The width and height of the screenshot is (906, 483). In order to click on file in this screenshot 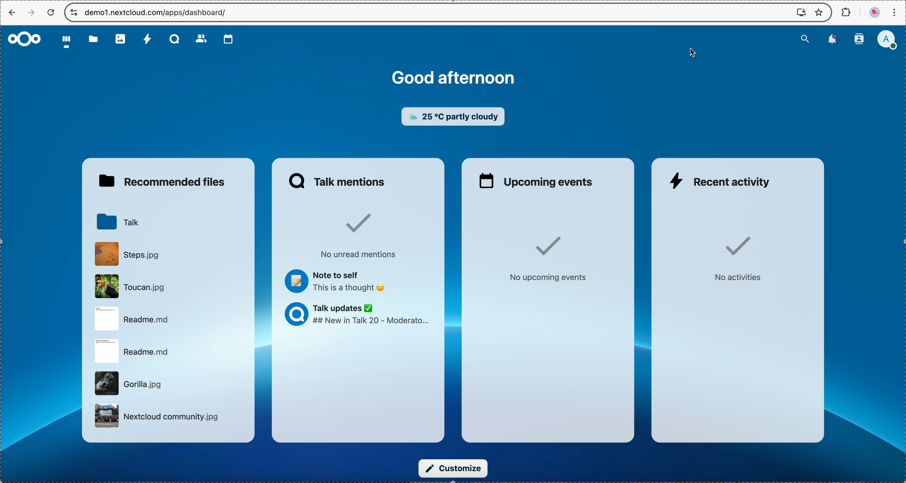, I will do `click(156, 416)`.